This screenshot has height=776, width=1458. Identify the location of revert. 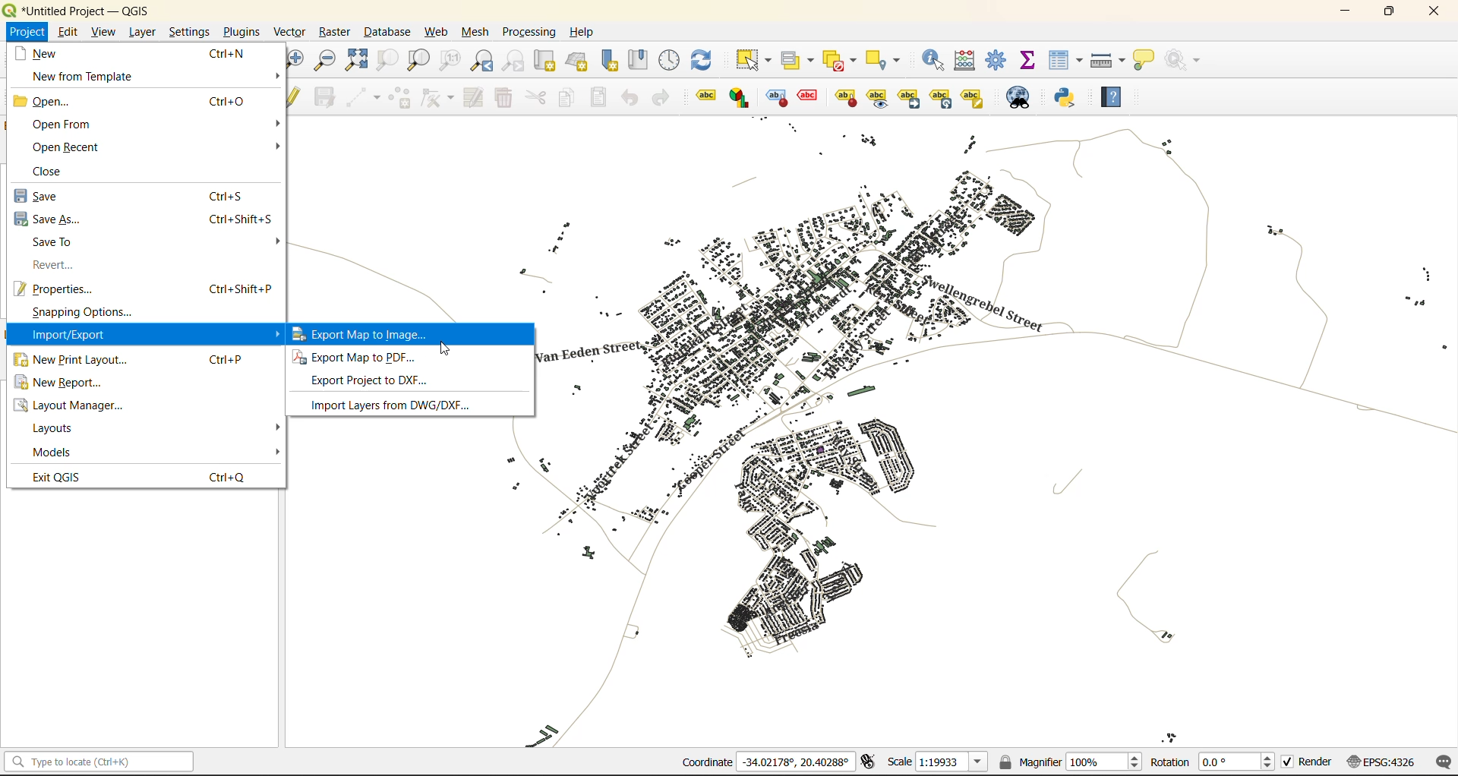
(50, 265).